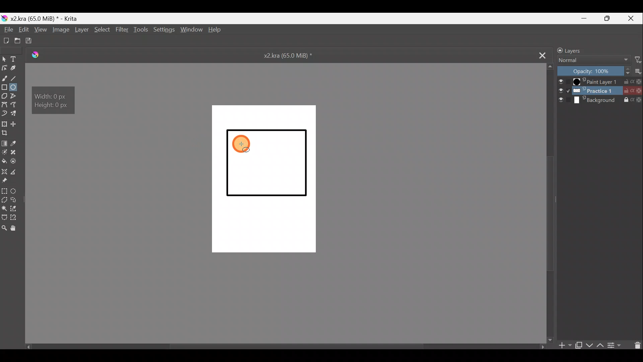  What do you see at coordinates (5, 77) in the screenshot?
I see `Freehand brush tool` at bounding box center [5, 77].